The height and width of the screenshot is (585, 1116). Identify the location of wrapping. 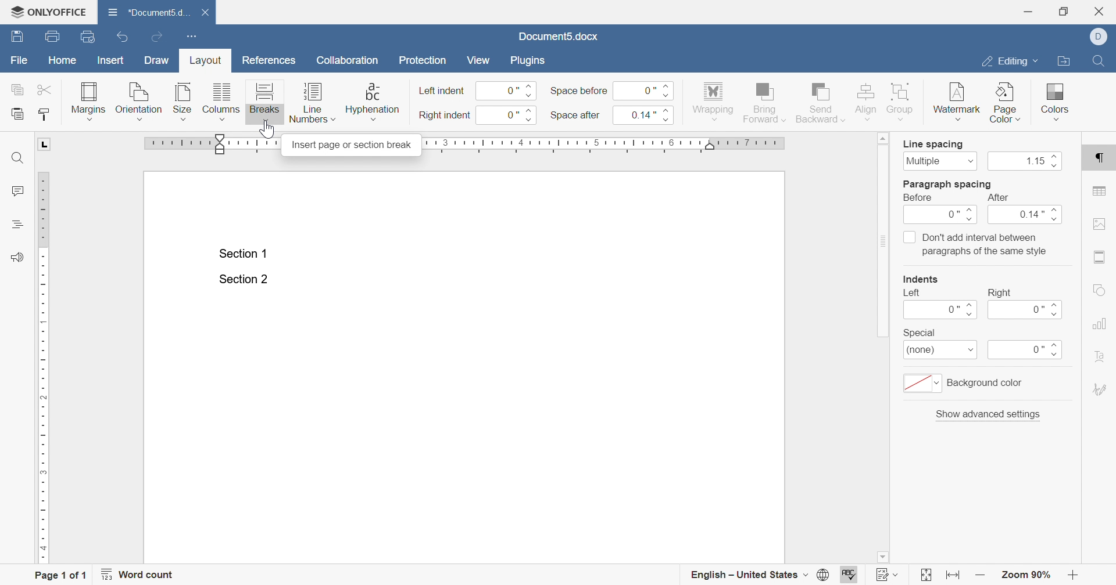
(713, 102).